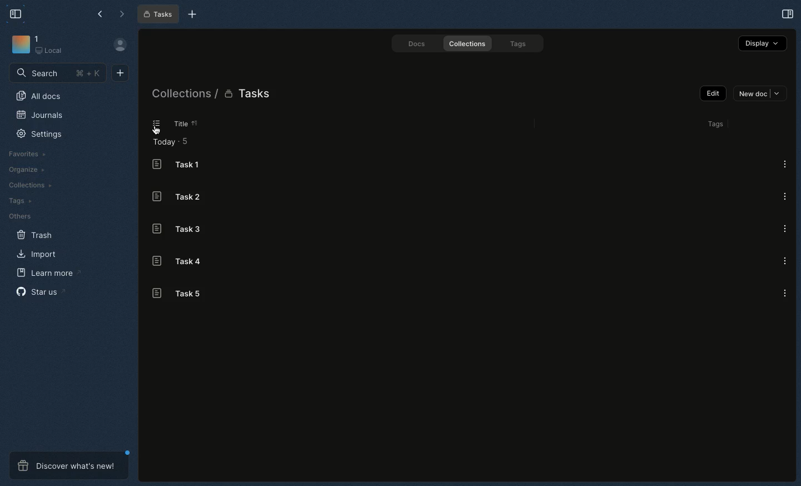 The image size is (801, 486). What do you see at coordinates (198, 123) in the screenshot?
I see `Sorting` at bounding box center [198, 123].